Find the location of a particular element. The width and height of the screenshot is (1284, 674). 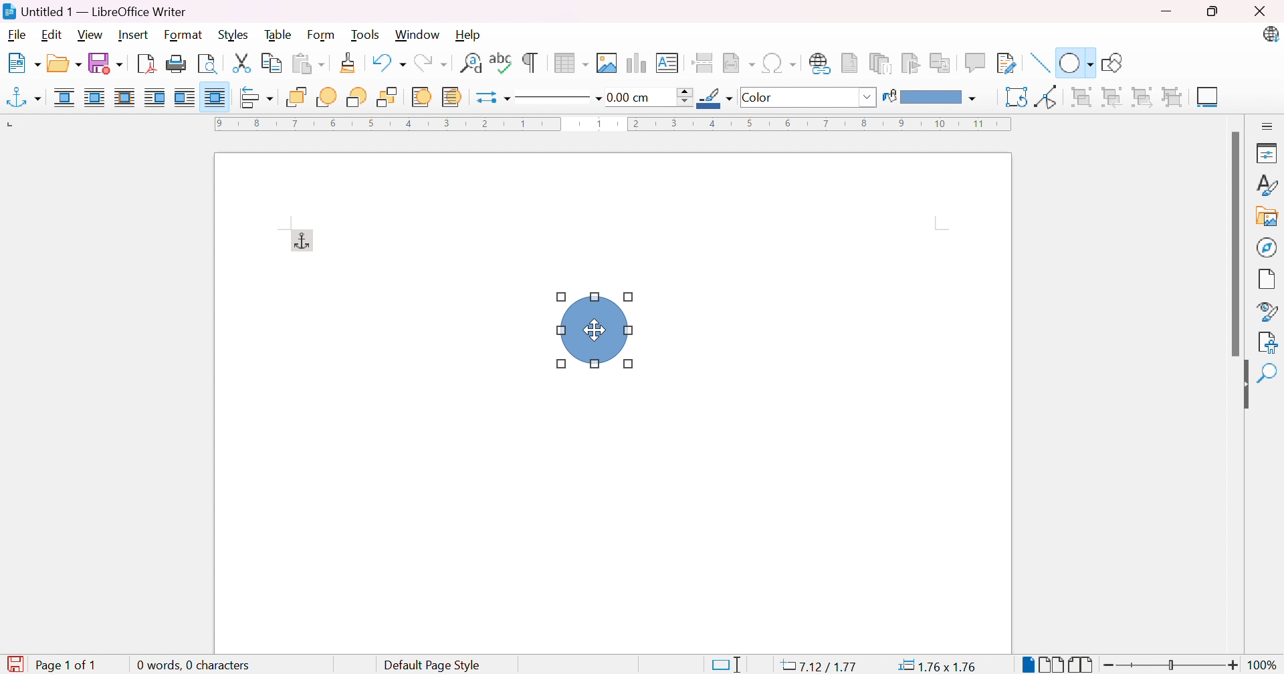

Insert footnote is located at coordinates (850, 62).